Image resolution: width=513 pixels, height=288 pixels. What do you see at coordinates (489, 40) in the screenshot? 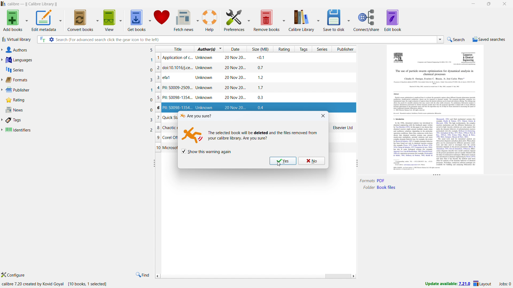
I see `saved serches menu` at bounding box center [489, 40].